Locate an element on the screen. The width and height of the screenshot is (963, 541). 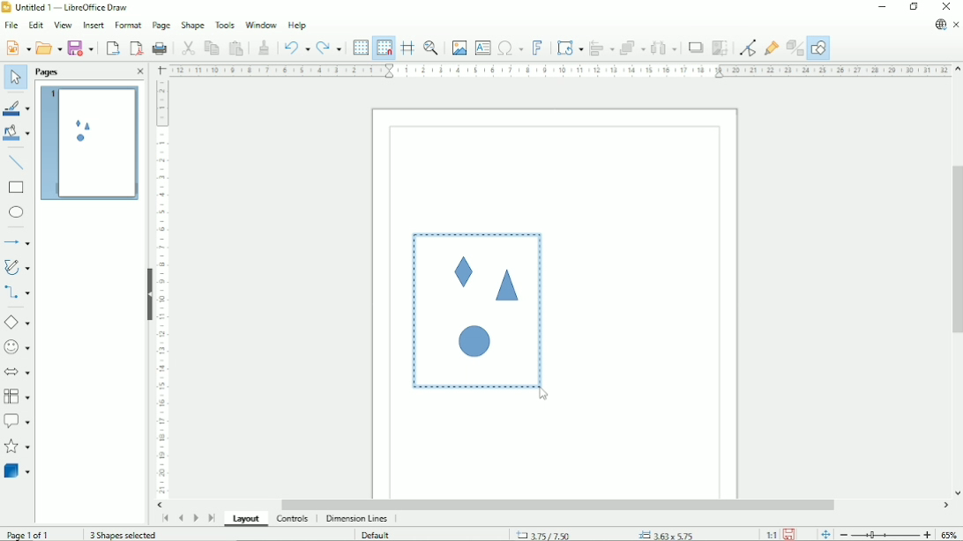
Paste is located at coordinates (236, 47).